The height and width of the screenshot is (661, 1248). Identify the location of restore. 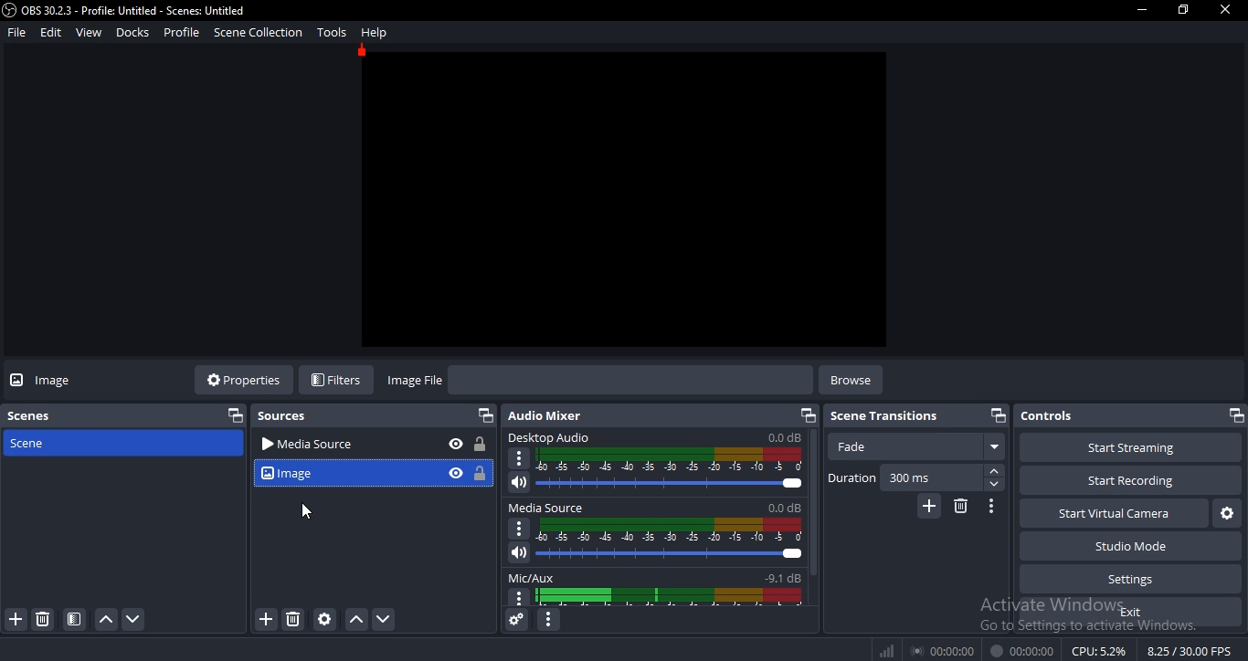
(807, 415).